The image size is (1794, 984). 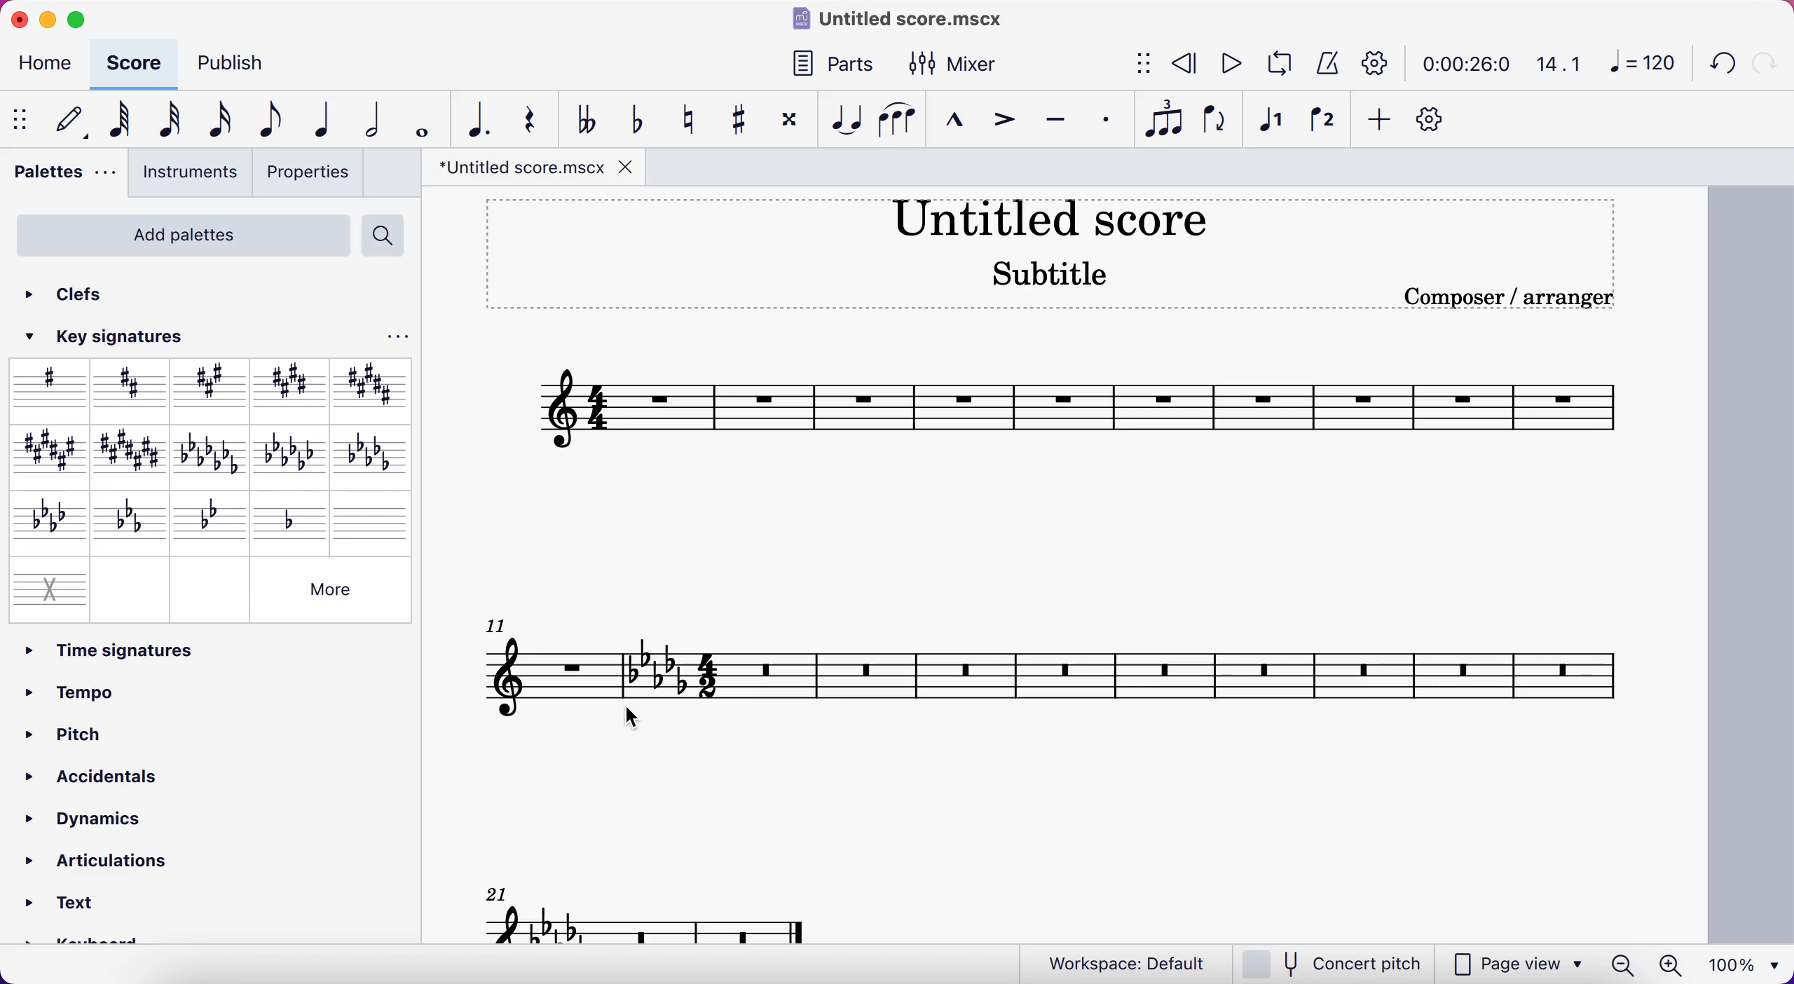 What do you see at coordinates (130, 388) in the screenshot?
I see `D major` at bounding box center [130, 388].